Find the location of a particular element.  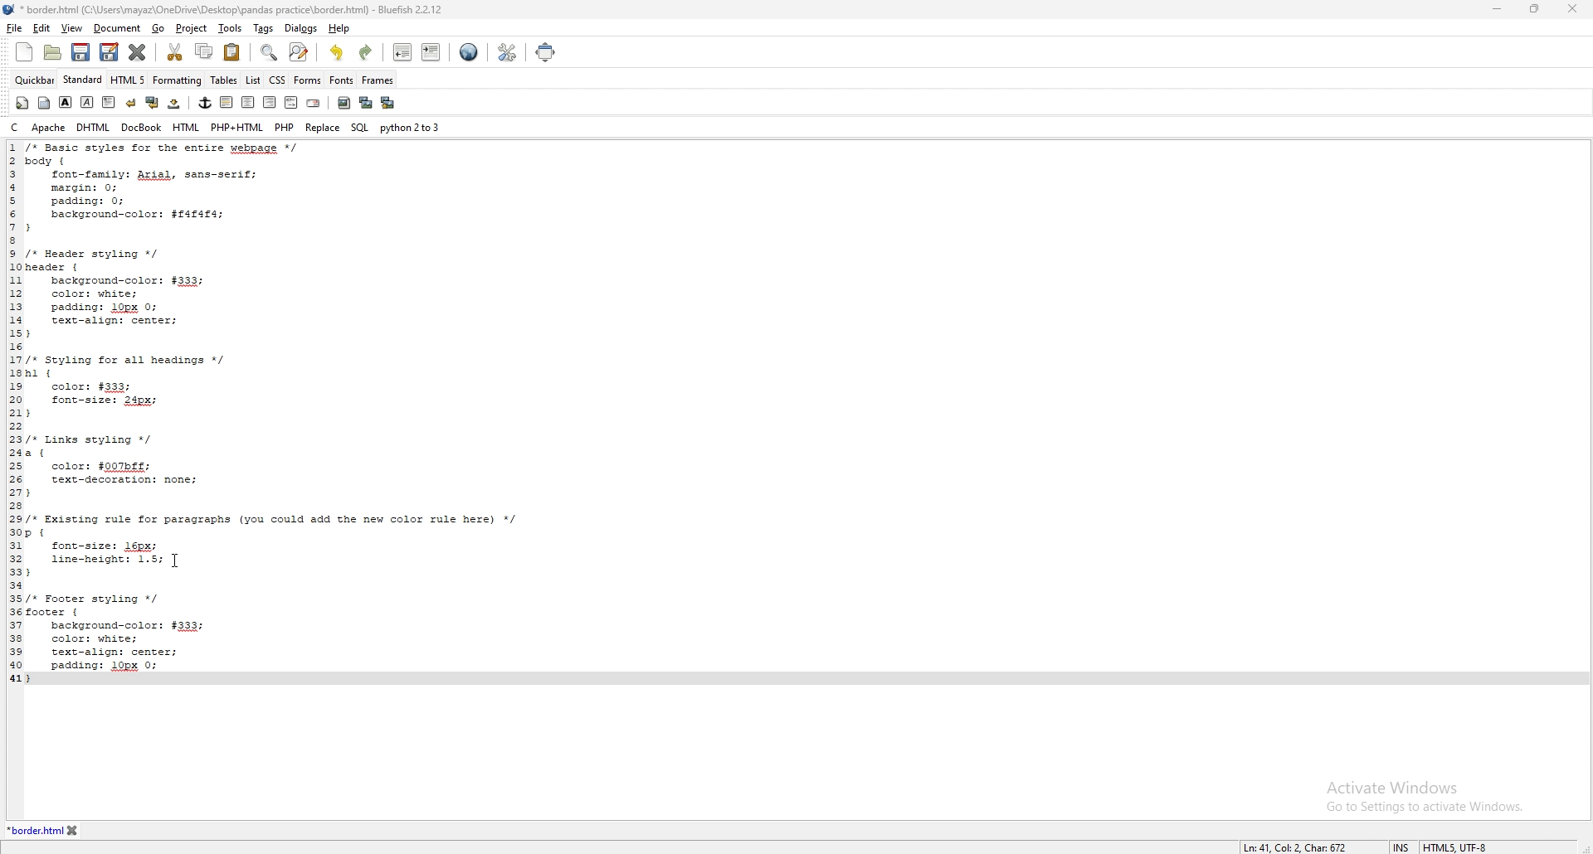

paragraph is located at coordinates (108, 101).